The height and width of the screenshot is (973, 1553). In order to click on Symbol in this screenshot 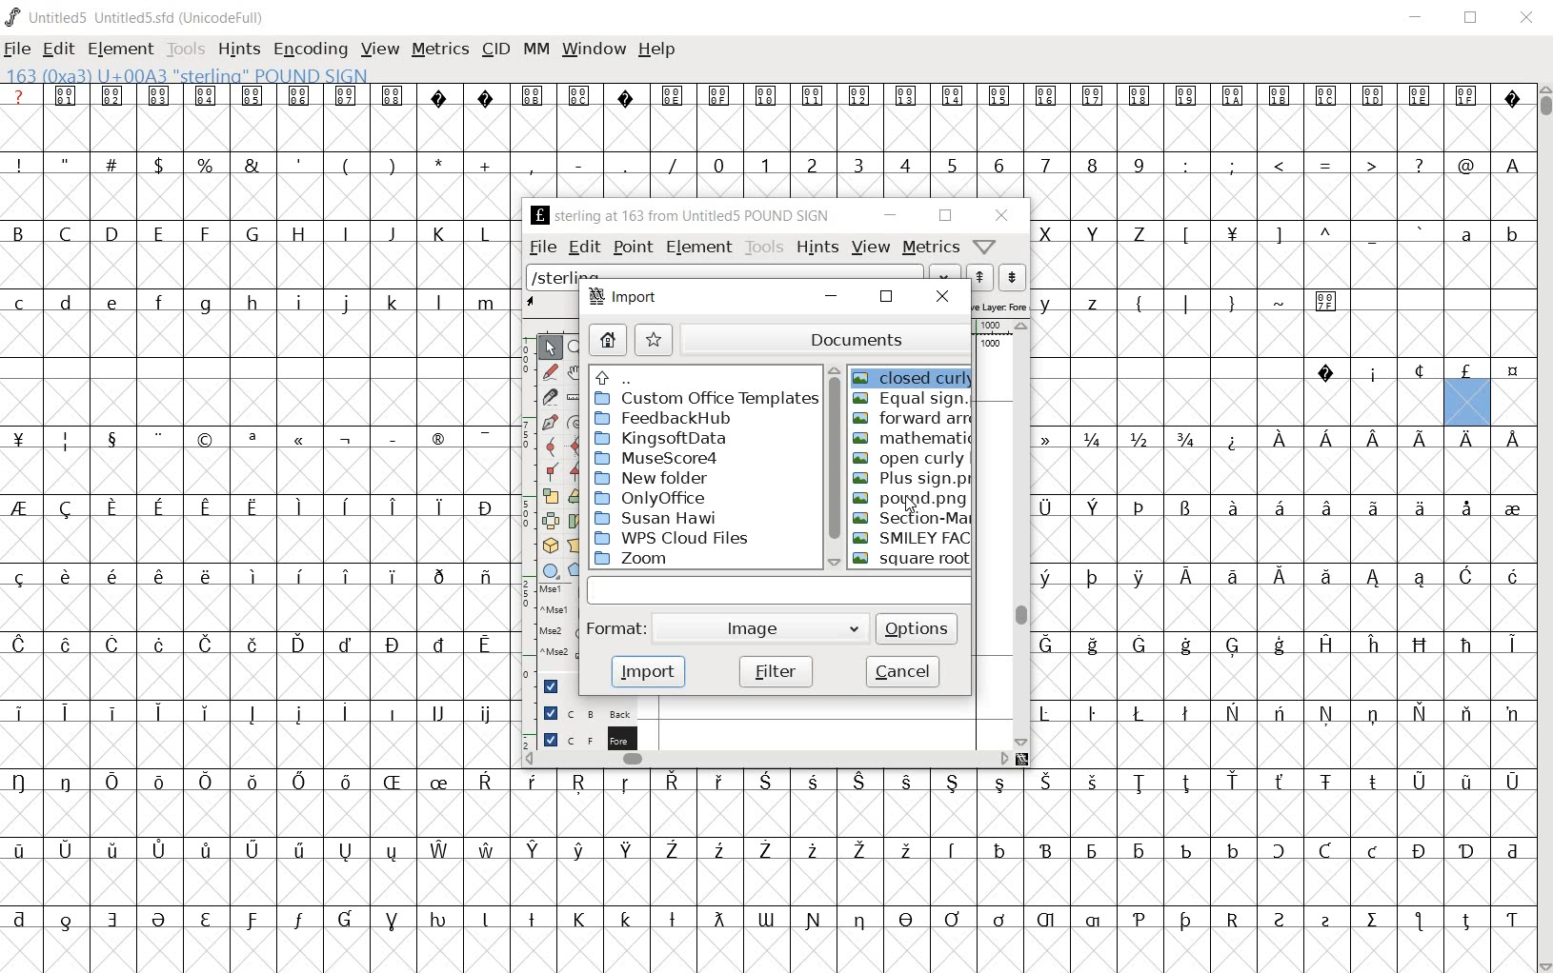, I will do `click(1511, 97)`.